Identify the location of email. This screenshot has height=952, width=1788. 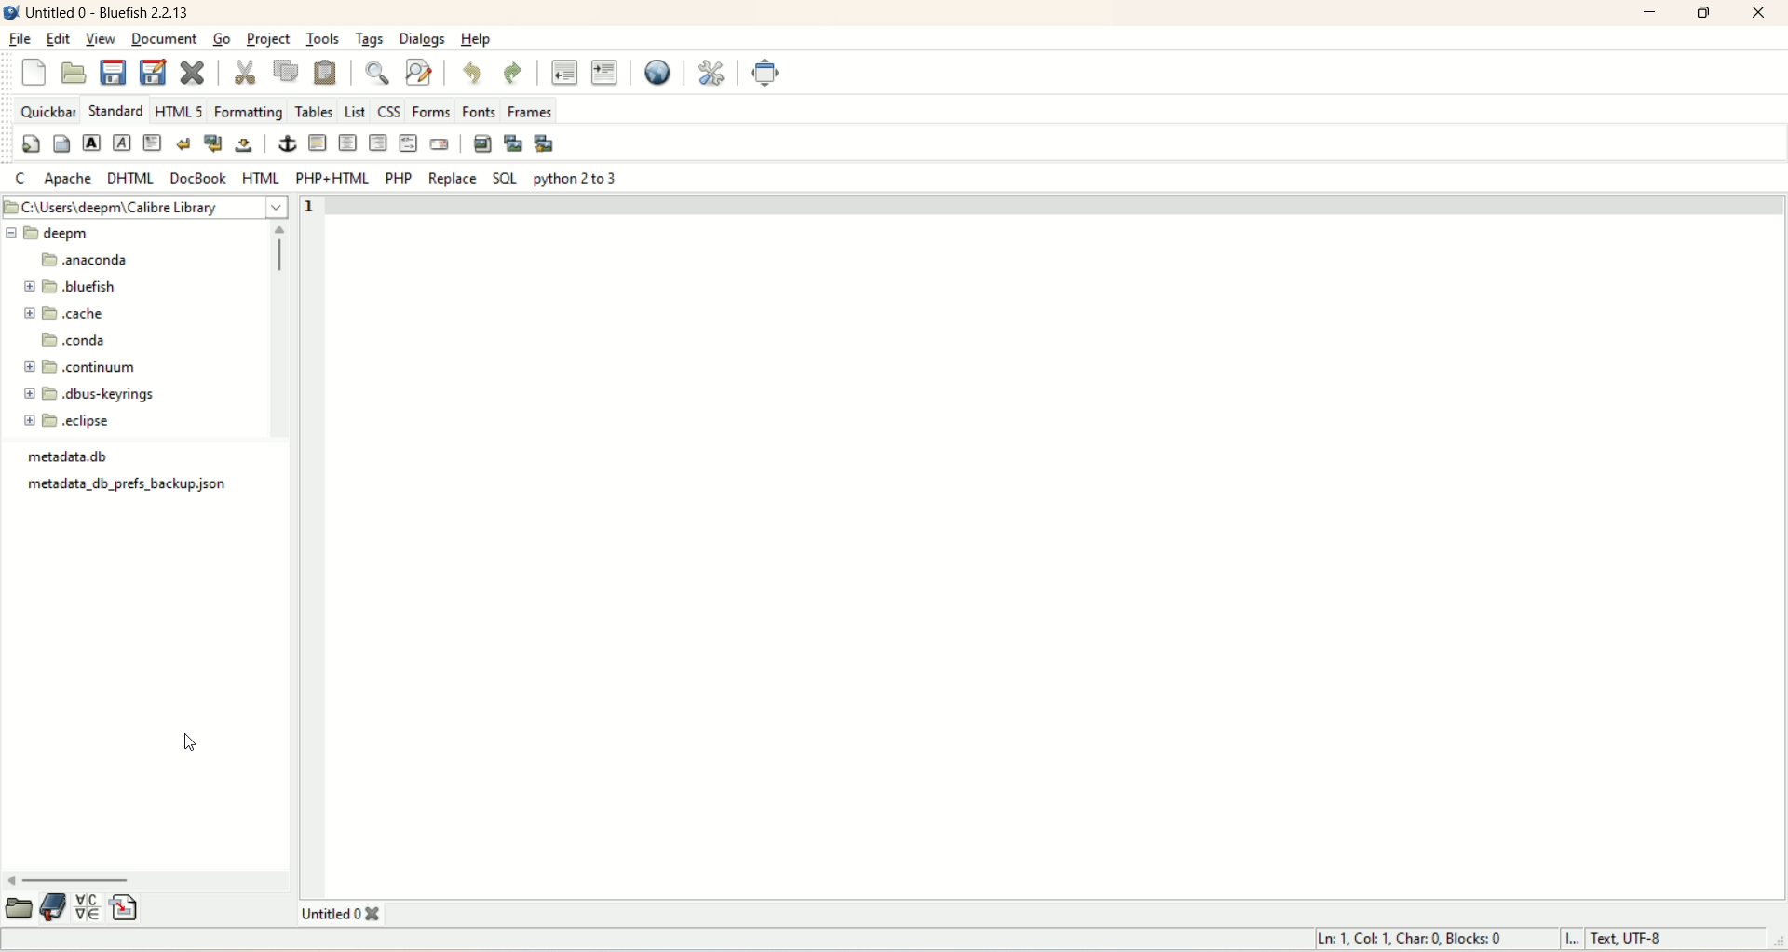
(440, 144).